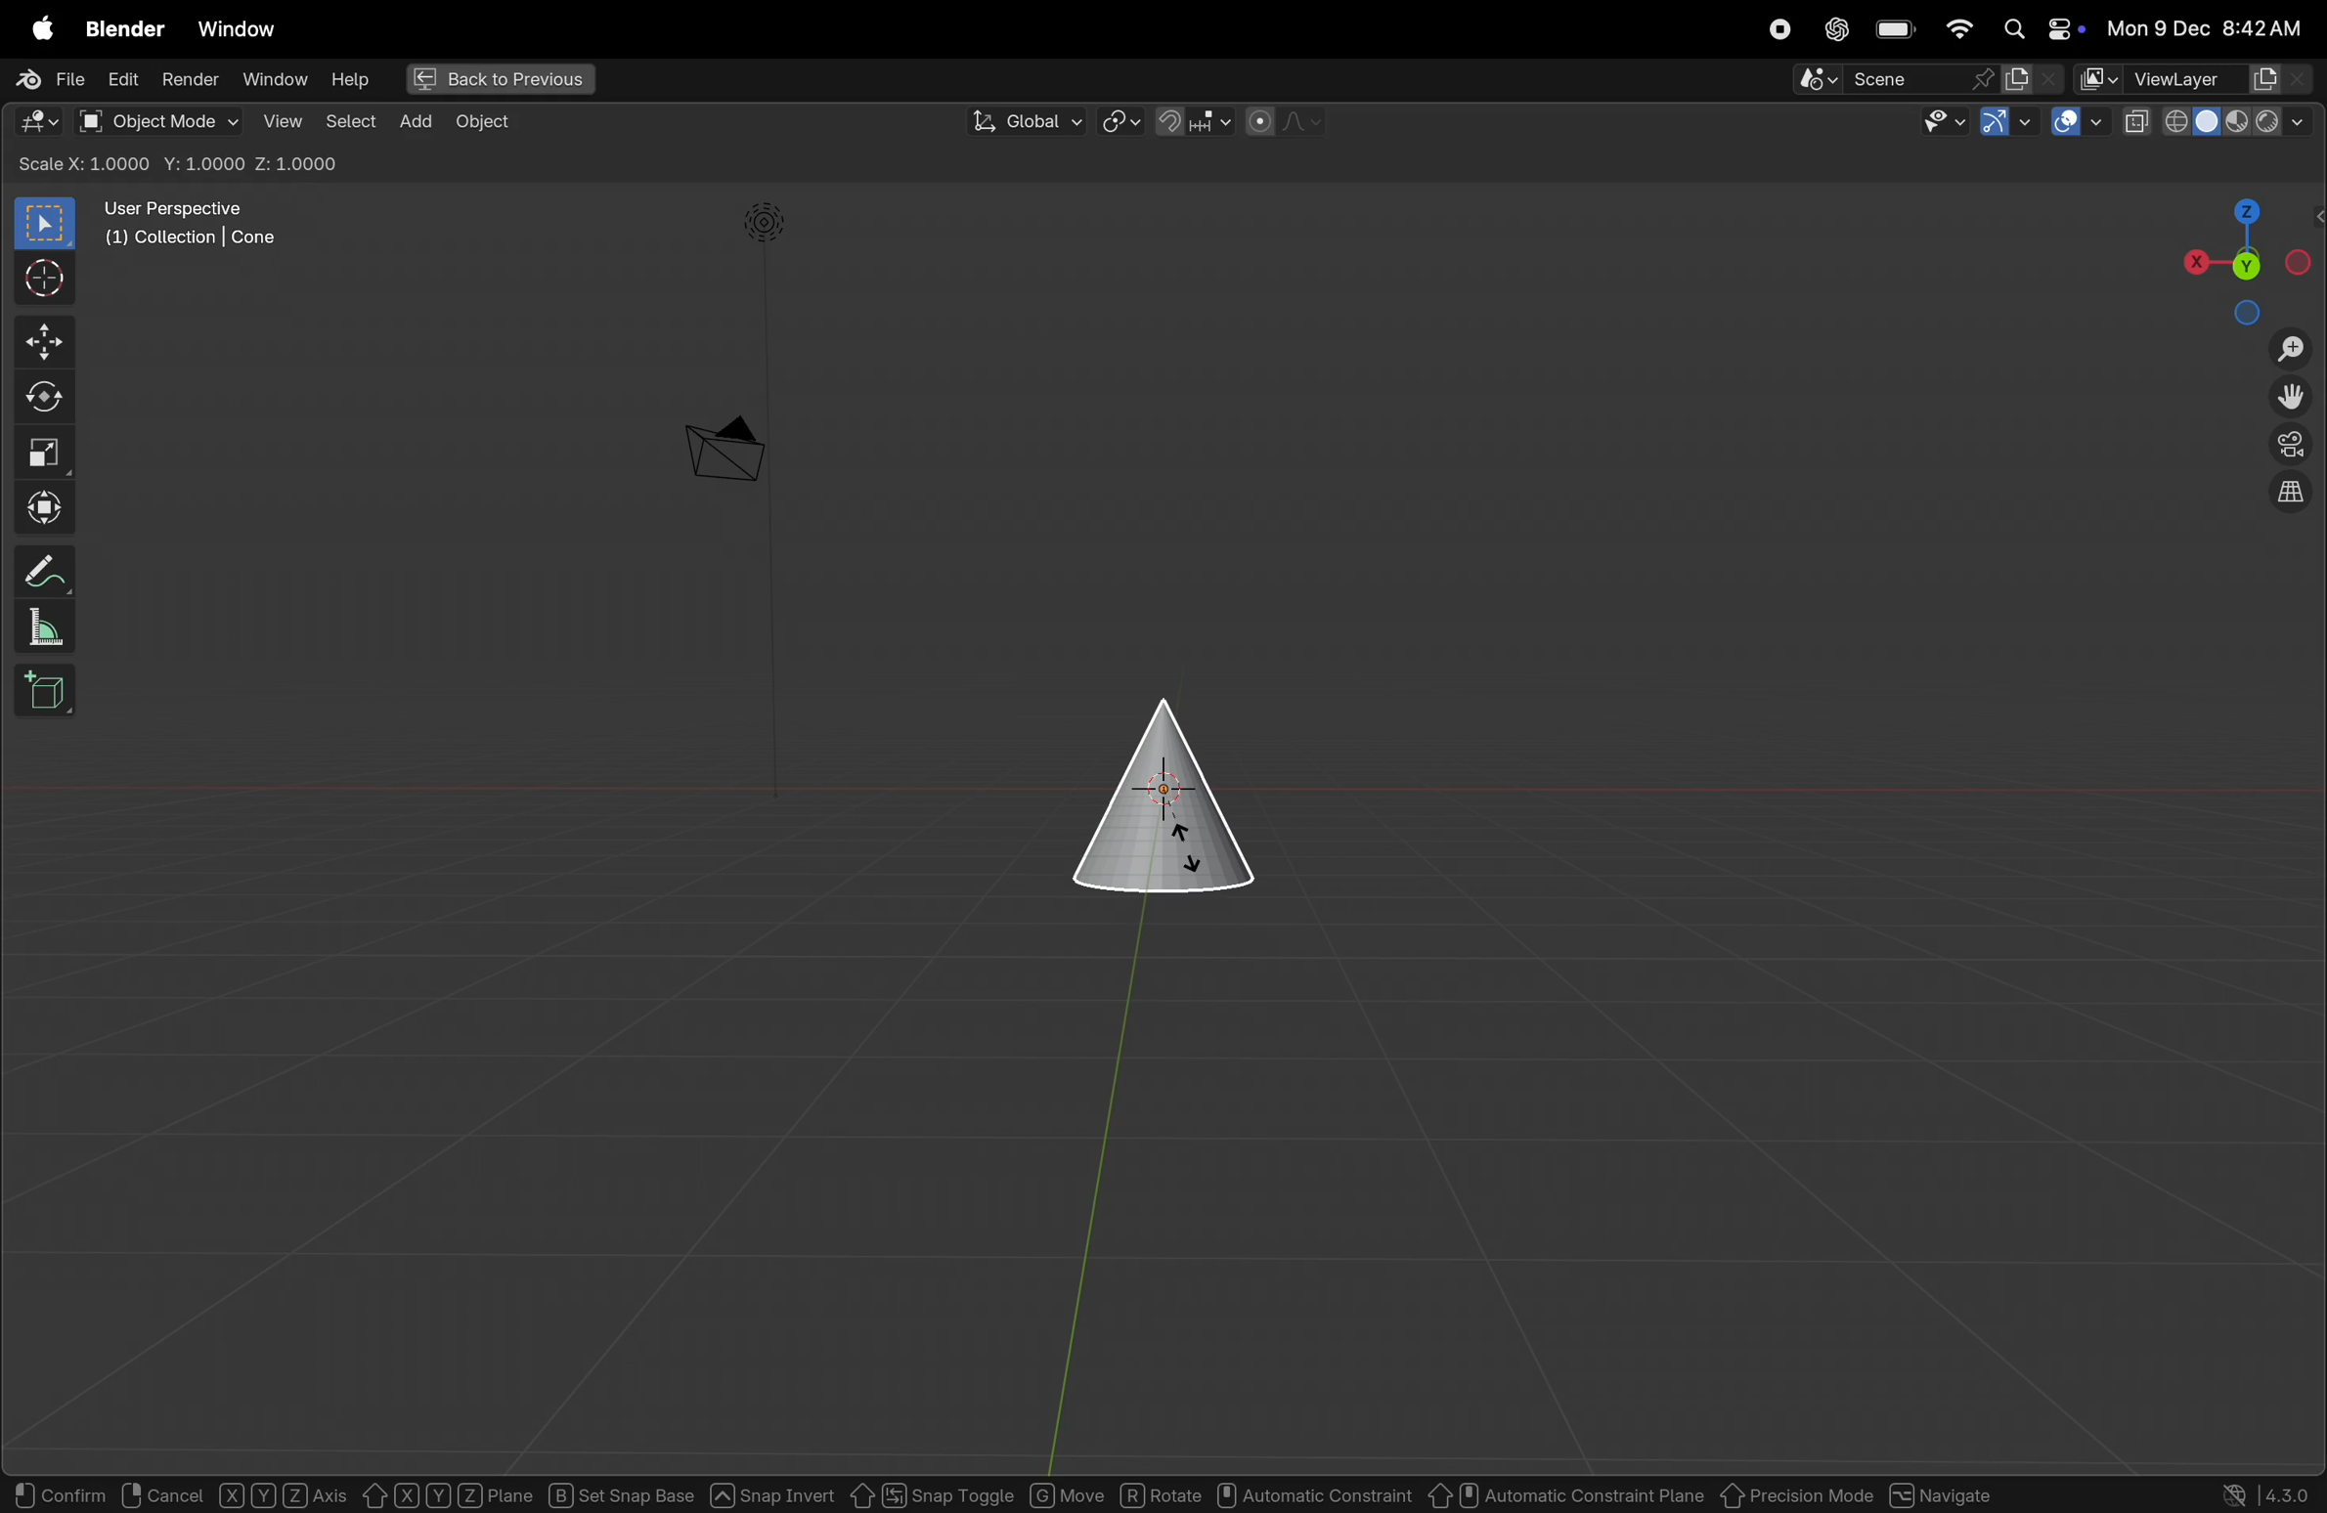 The image size is (2327, 1513). What do you see at coordinates (45, 1493) in the screenshot?
I see `select` at bounding box center [45, 1493].